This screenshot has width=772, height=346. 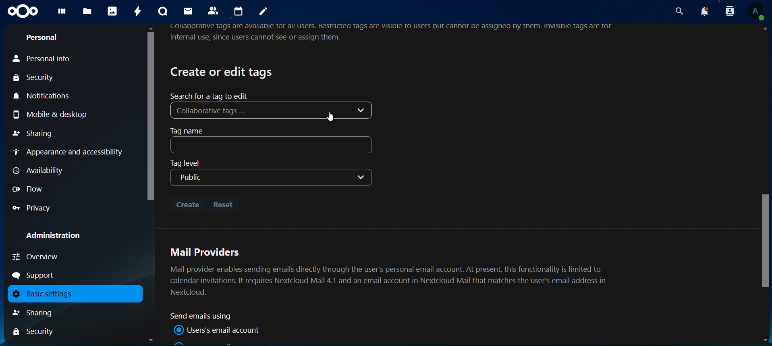 I want to click on Public , so click(x=270, y=178).